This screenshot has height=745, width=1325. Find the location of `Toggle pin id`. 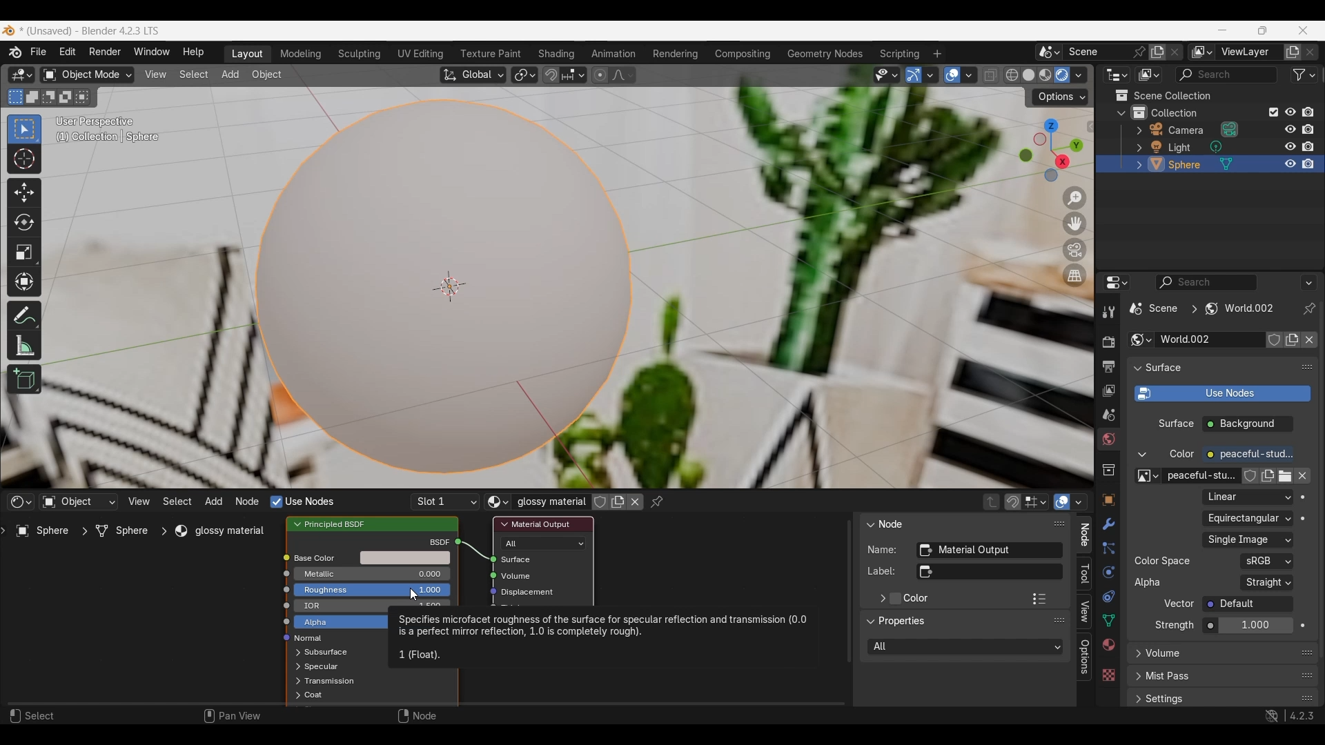

Toggle pin id is located at coordinates (1309, 308).